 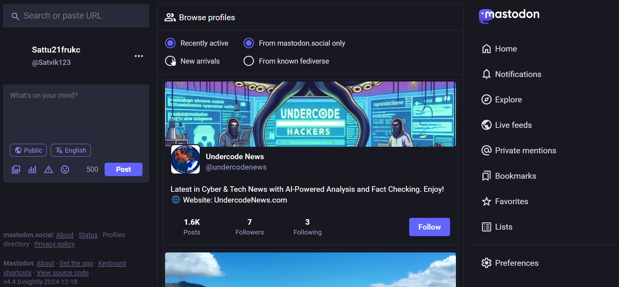 What do you see at coordinates (57, 62) in the screenshot?
I see `@Satvik123` at bounding box center [57, 62].